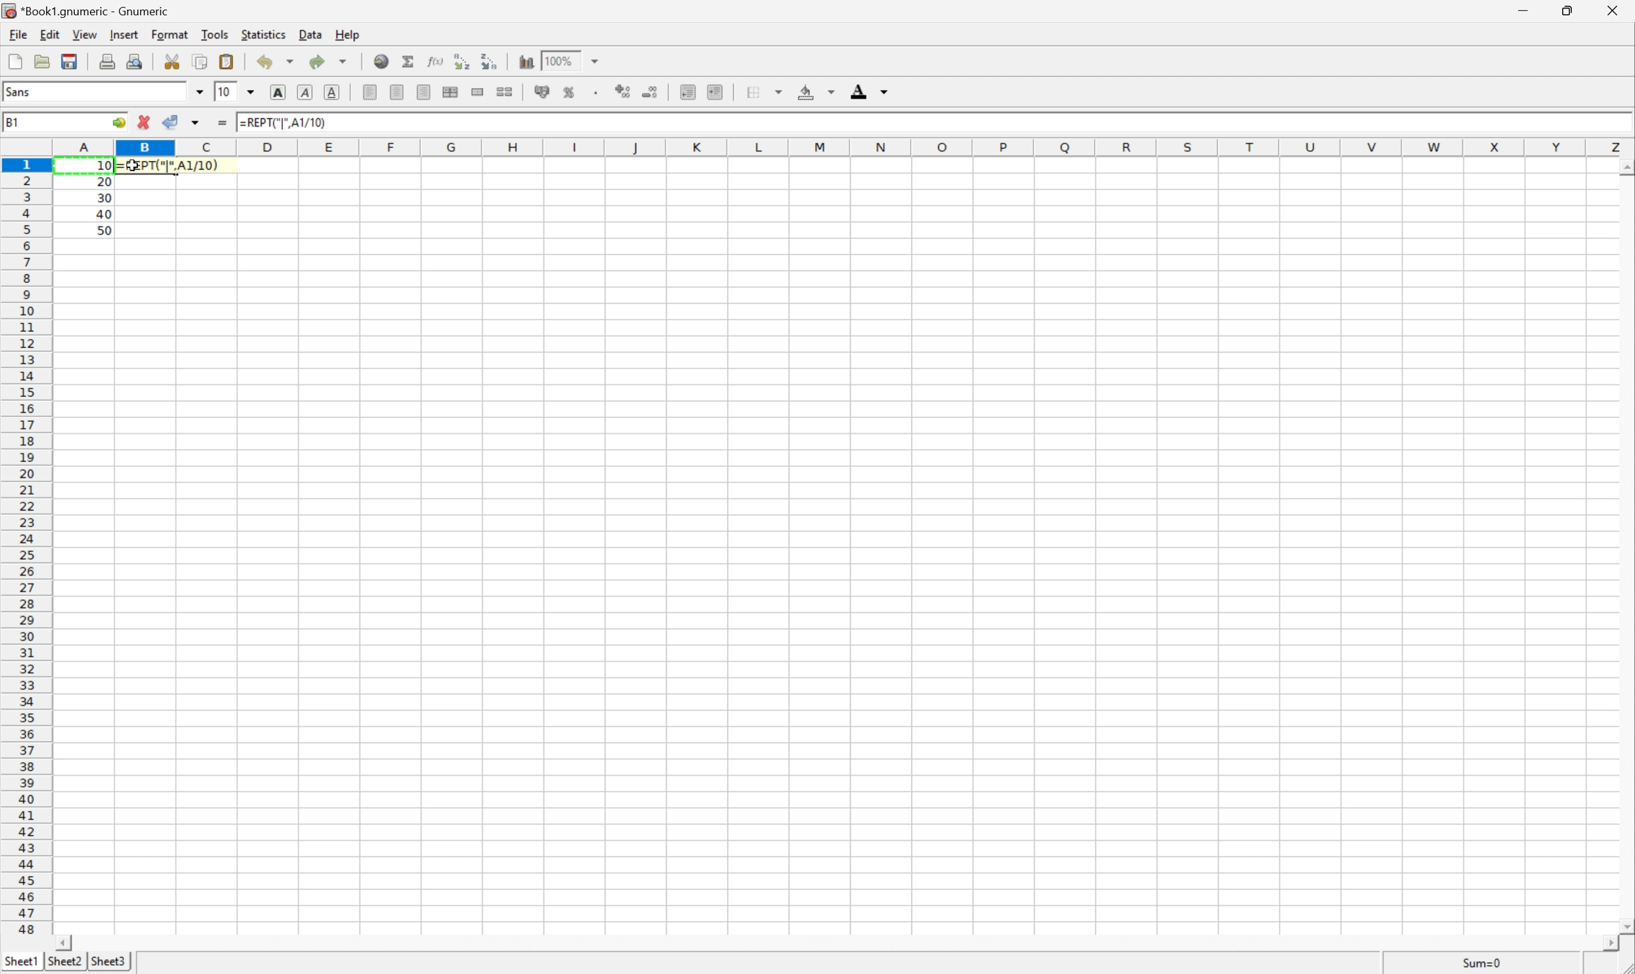  Describe the element at coordinates (1519, 9) in the screenshot. I see `Minimize` at that location.